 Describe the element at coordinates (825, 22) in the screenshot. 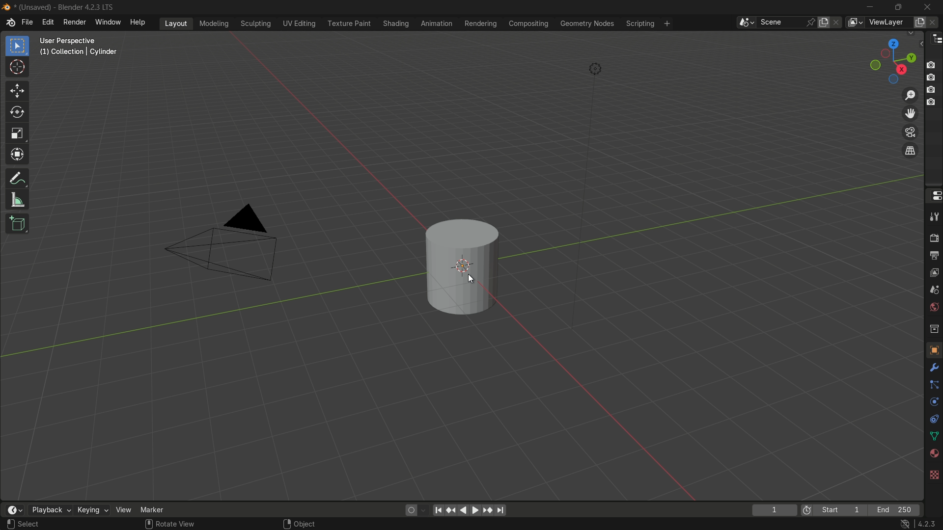

I see `new scene` at that location.